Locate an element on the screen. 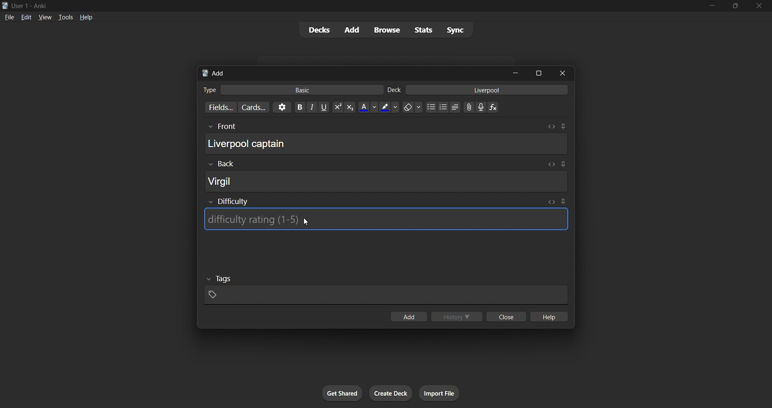 The height and width of the screenshot is (408, 772). Toggle HTML editor is located at coordinates (550, 164).